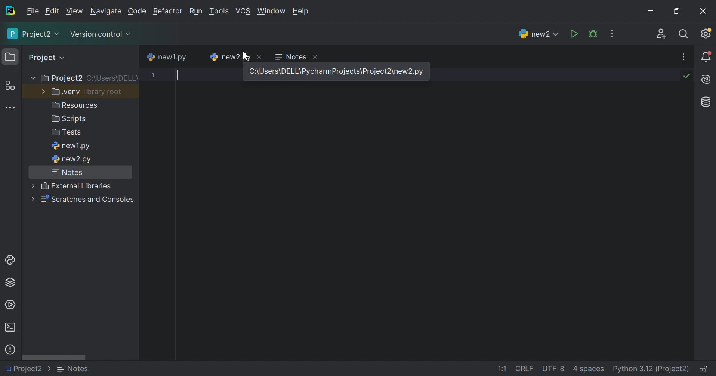 Image resolution: width=716 pixels, height=376 pixels. I want to click on Code with me, so click(662, 34).